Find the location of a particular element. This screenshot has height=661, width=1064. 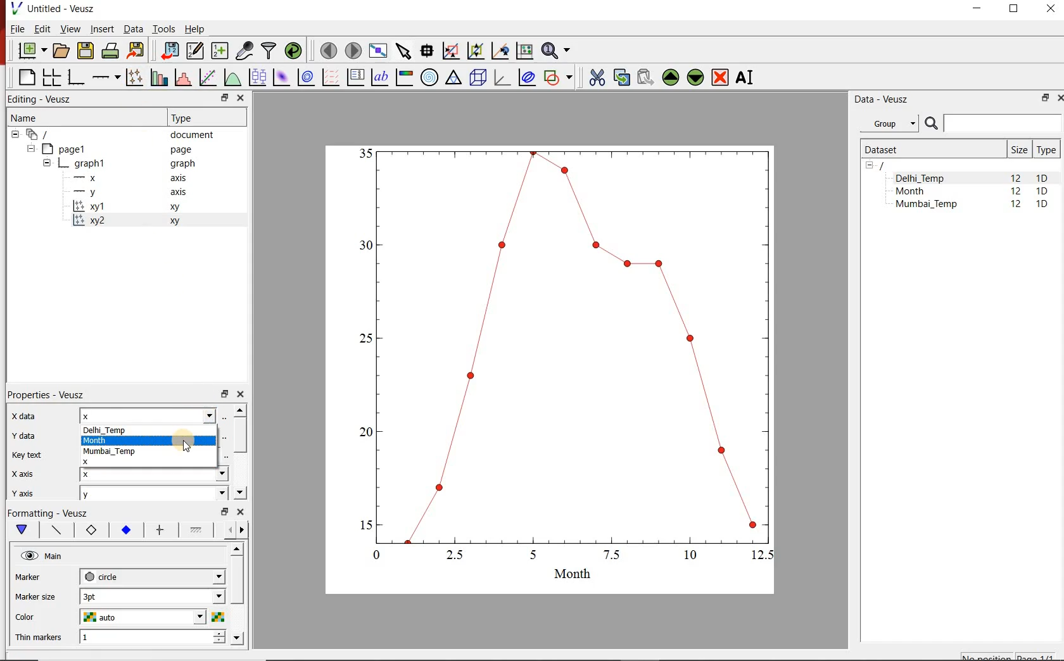

plot points with lines and errorbars is located at coordinates (133, 78).